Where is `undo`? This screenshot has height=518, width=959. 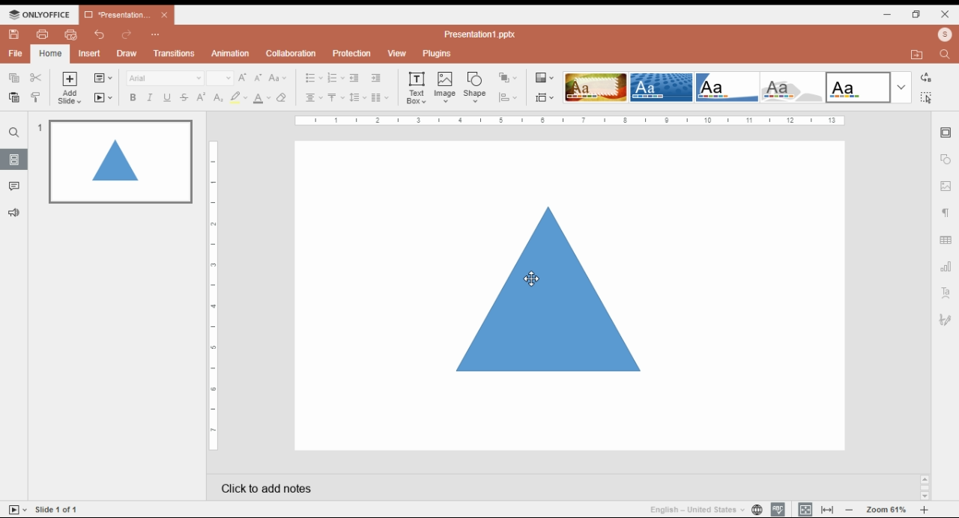 undo is located at coordinates (100, 34).